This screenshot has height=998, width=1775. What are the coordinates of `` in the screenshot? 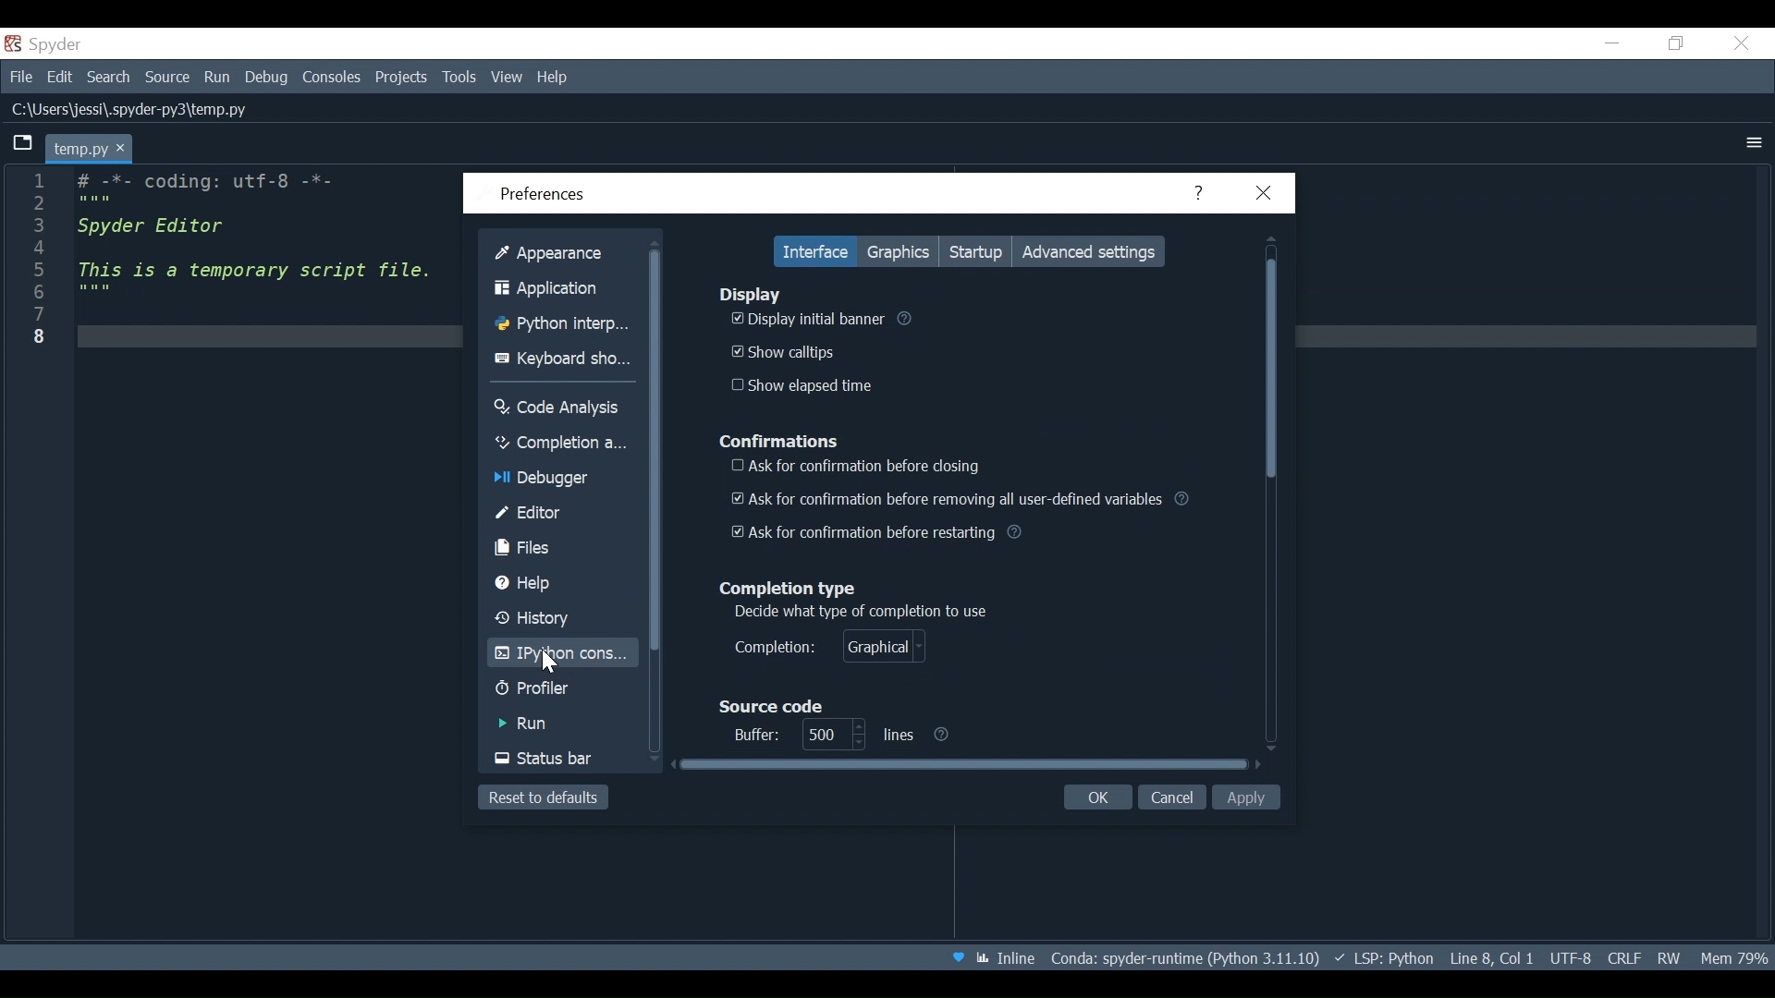 It's located at (912, 323).